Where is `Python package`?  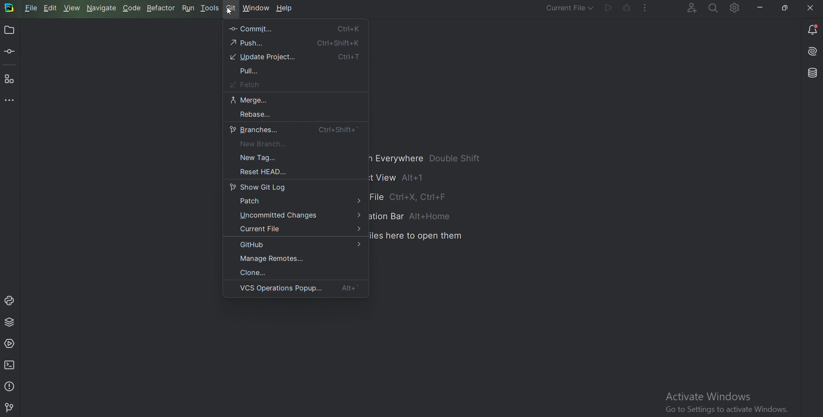
Python package is located at coordinates (11, 323).